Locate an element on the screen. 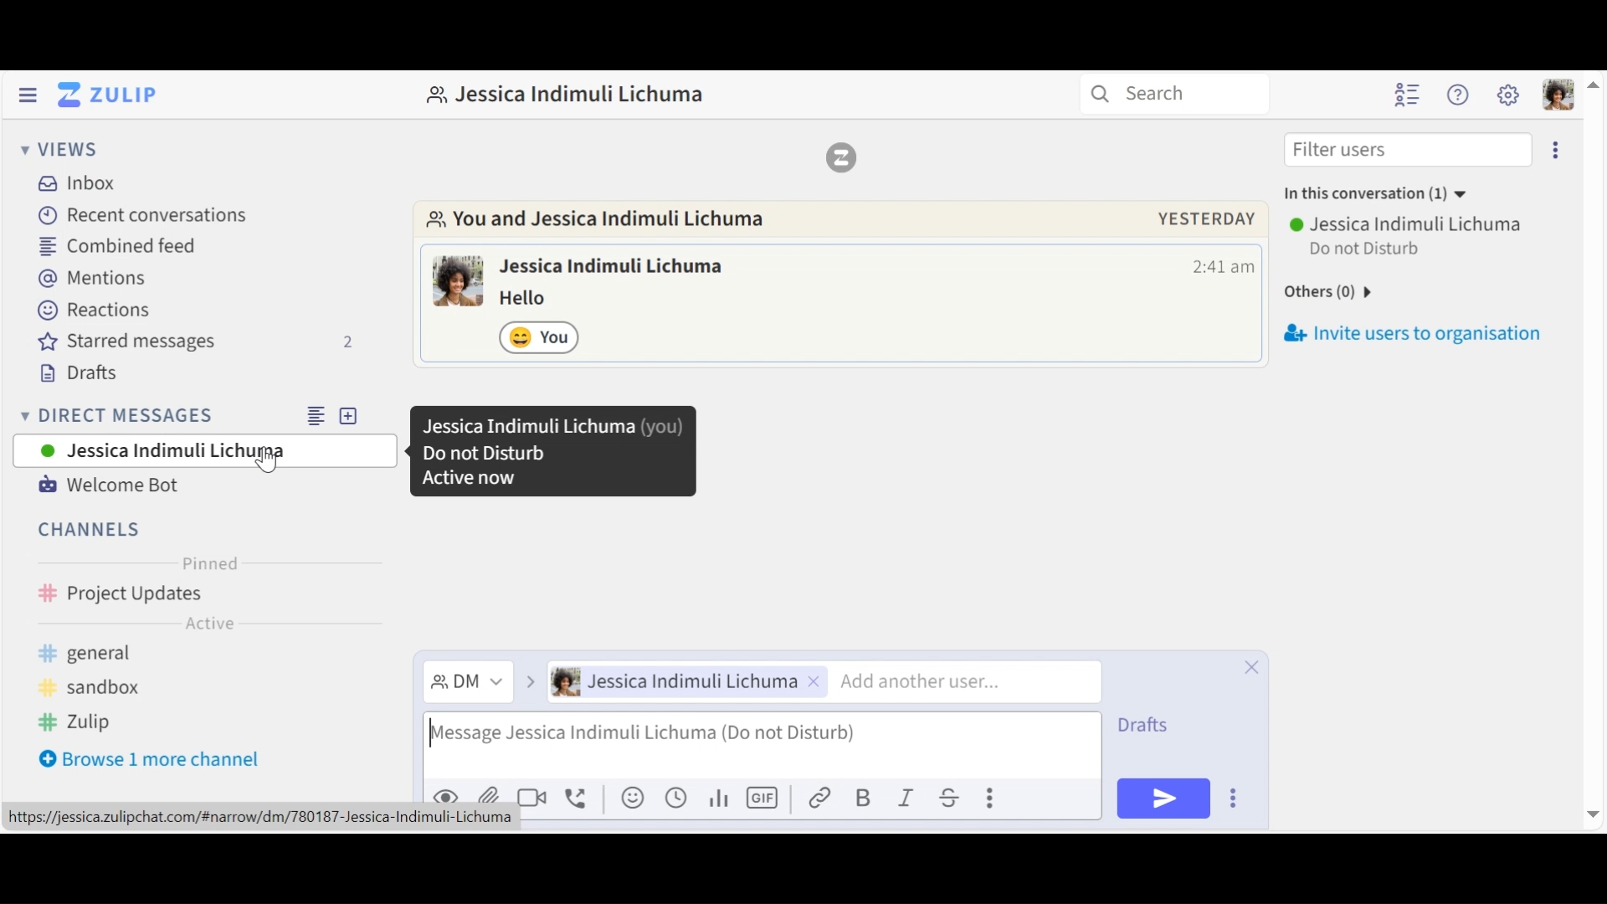  Close is located at coordinates (1251, 665).